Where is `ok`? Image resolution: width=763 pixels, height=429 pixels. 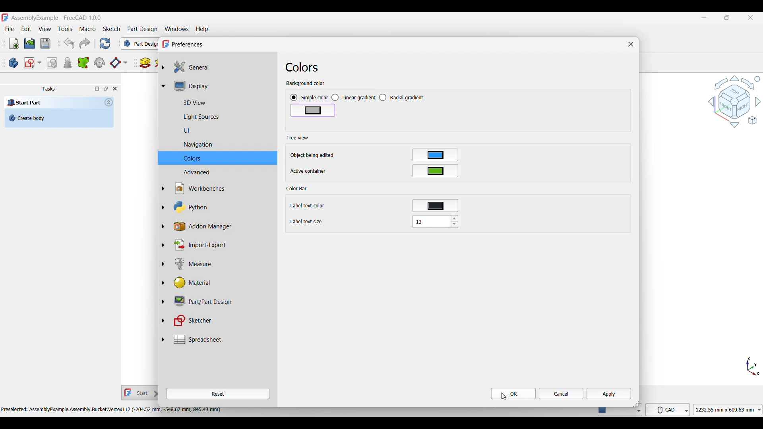
ok is located at coordinates (515, 392).